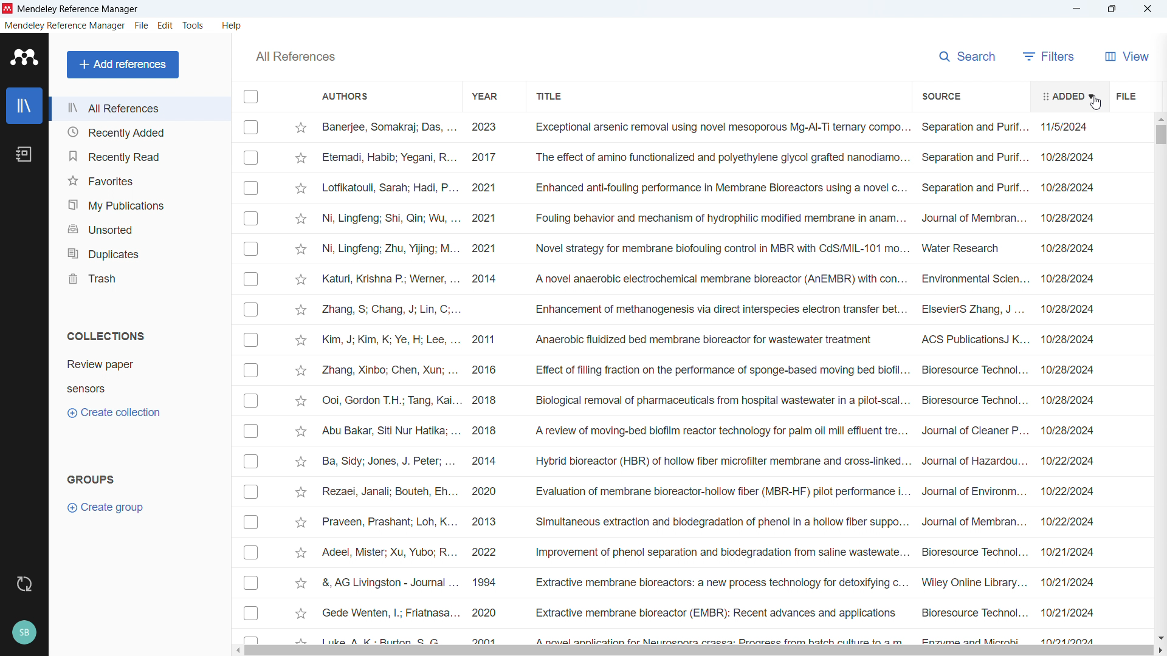 The width and height of the screenshot is (1167, 656). Describe the element at coordinates (300, 380) in the screenshot. I see `Starmark individual entries ` at that location.